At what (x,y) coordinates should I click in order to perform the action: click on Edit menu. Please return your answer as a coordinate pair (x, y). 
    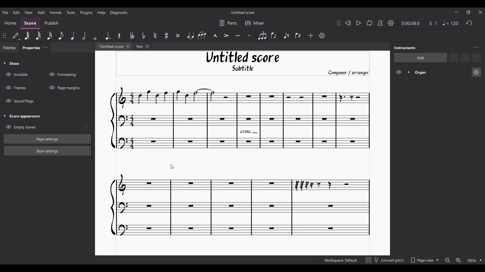
    Looking at the image, I should click on (16, 12).